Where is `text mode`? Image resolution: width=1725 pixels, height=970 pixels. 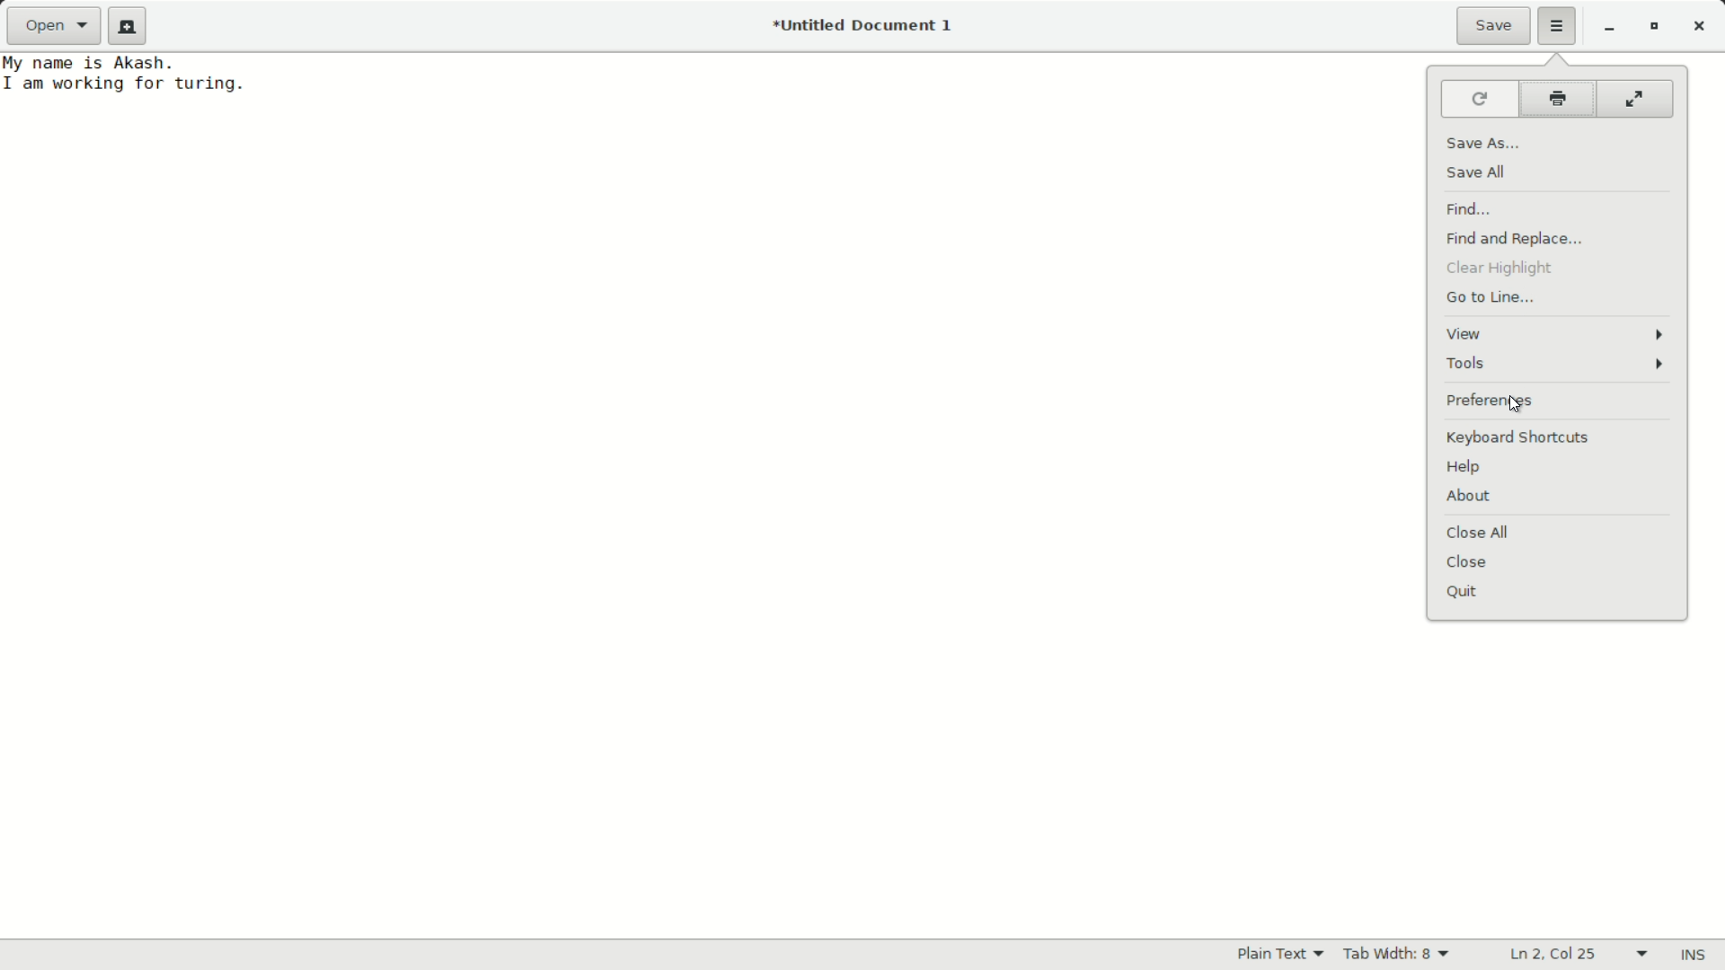 text mode is located at coordinates (1280, 953).